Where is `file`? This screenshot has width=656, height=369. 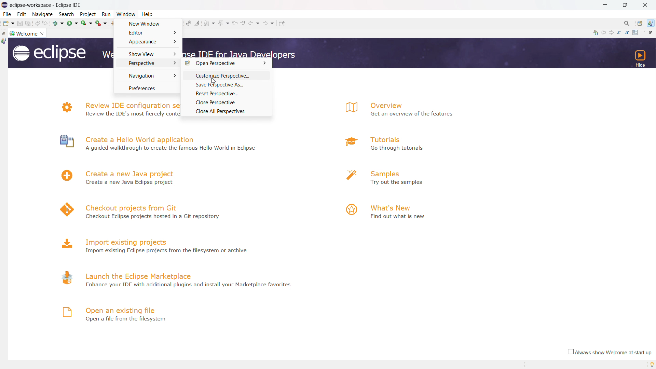
file is located at coordinates (7, 14).